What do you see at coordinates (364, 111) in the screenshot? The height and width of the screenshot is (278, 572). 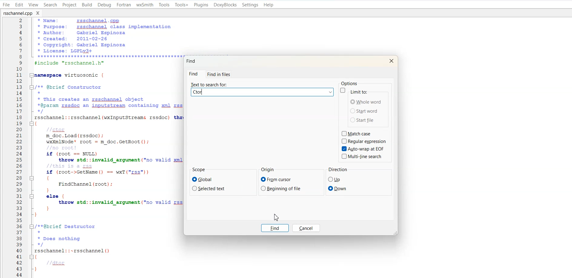 I see `Start word` at bounding box center [364, 111].